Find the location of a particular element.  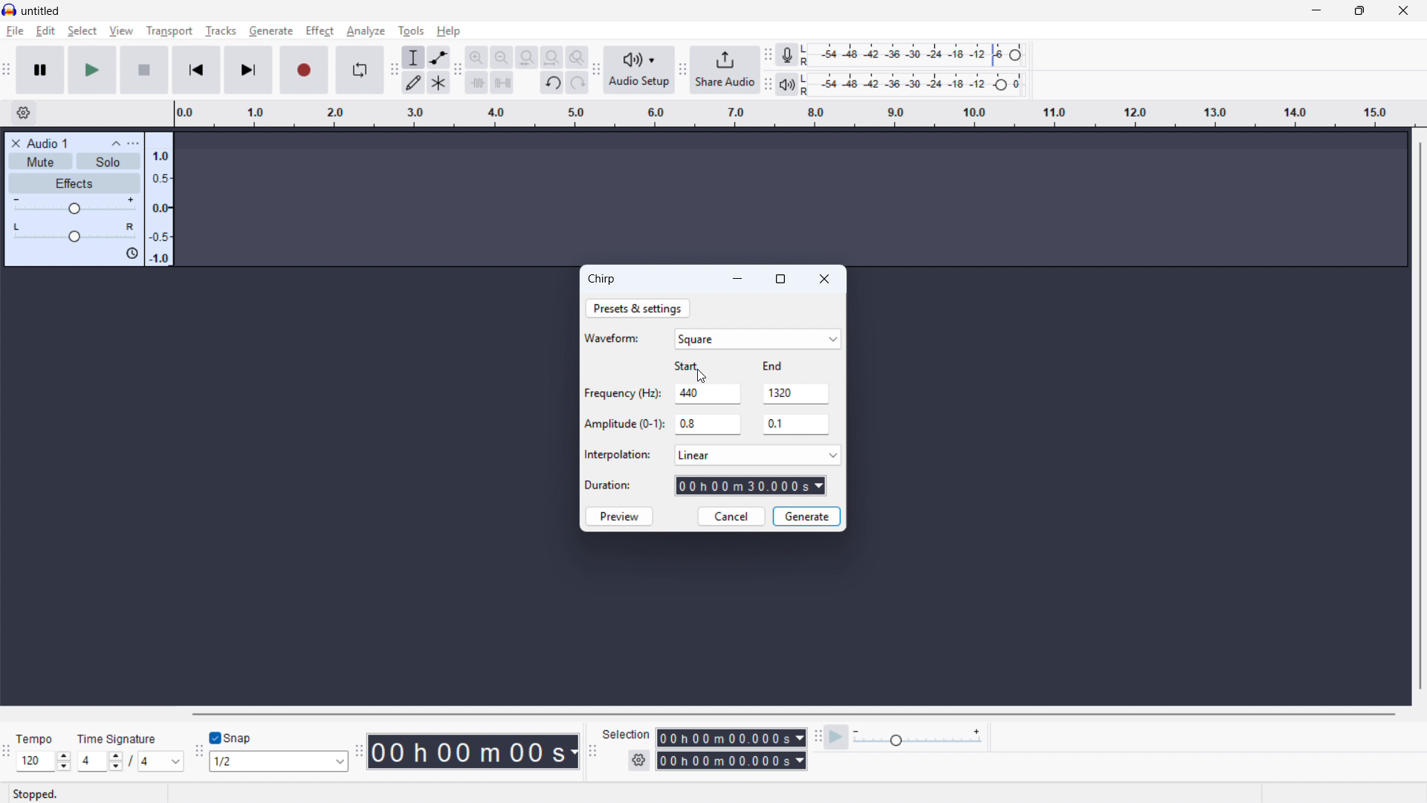

Generate  is located at coordinates (271, 30).